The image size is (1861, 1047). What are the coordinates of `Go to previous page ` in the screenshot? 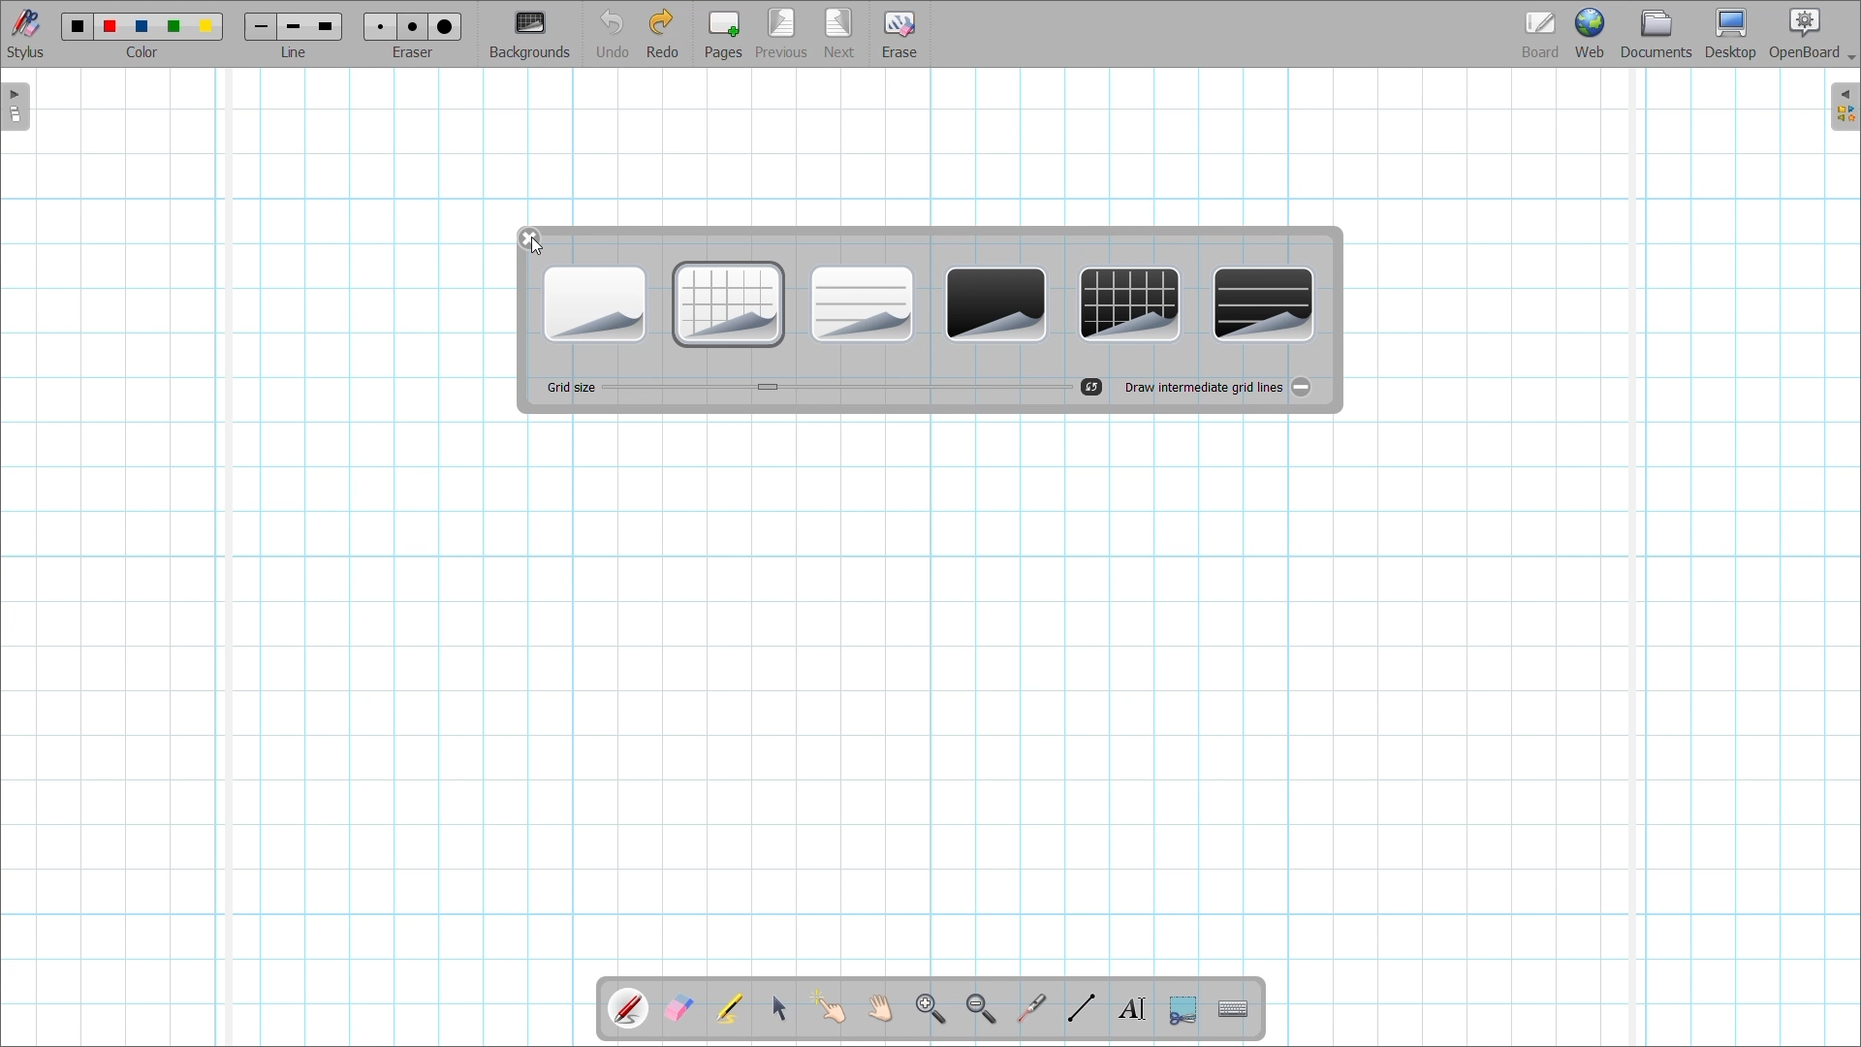 It's located at (781, 34).